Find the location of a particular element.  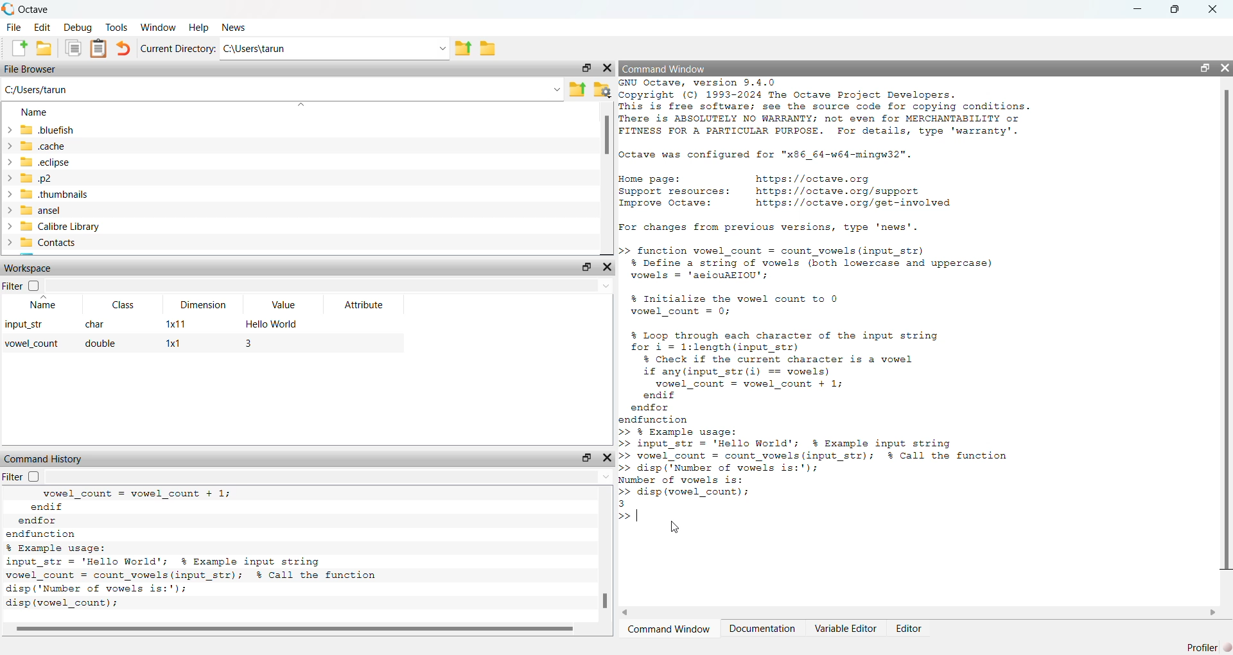

File is located at coordinates (15, 26).